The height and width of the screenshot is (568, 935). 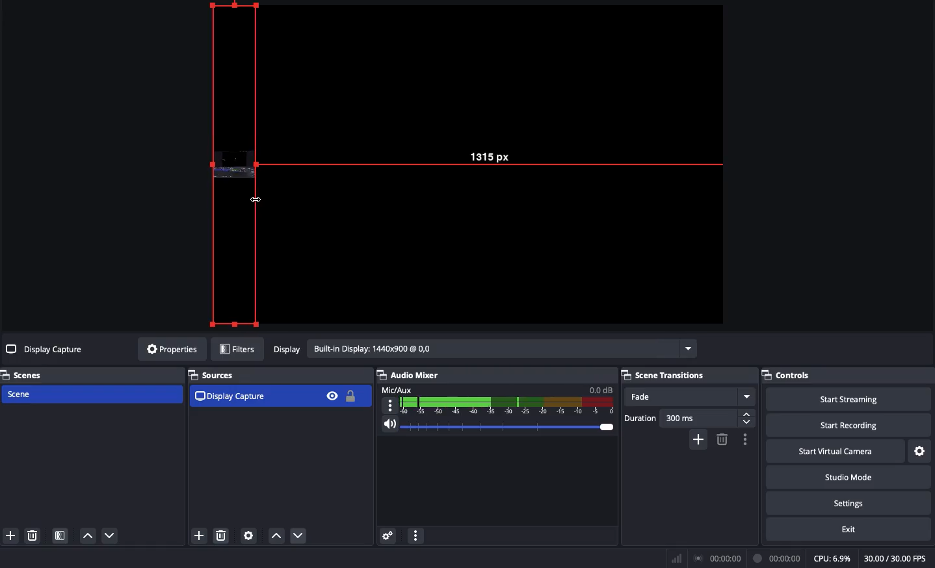 I want to click on Move up, so click(x=87, y=535).